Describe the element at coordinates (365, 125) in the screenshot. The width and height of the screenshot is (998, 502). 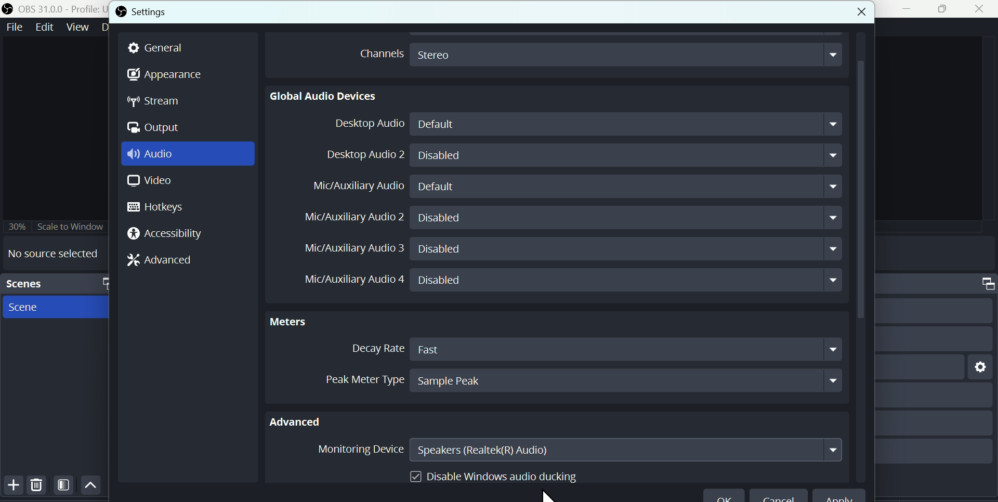
I see `Desktop Audio` at that location.